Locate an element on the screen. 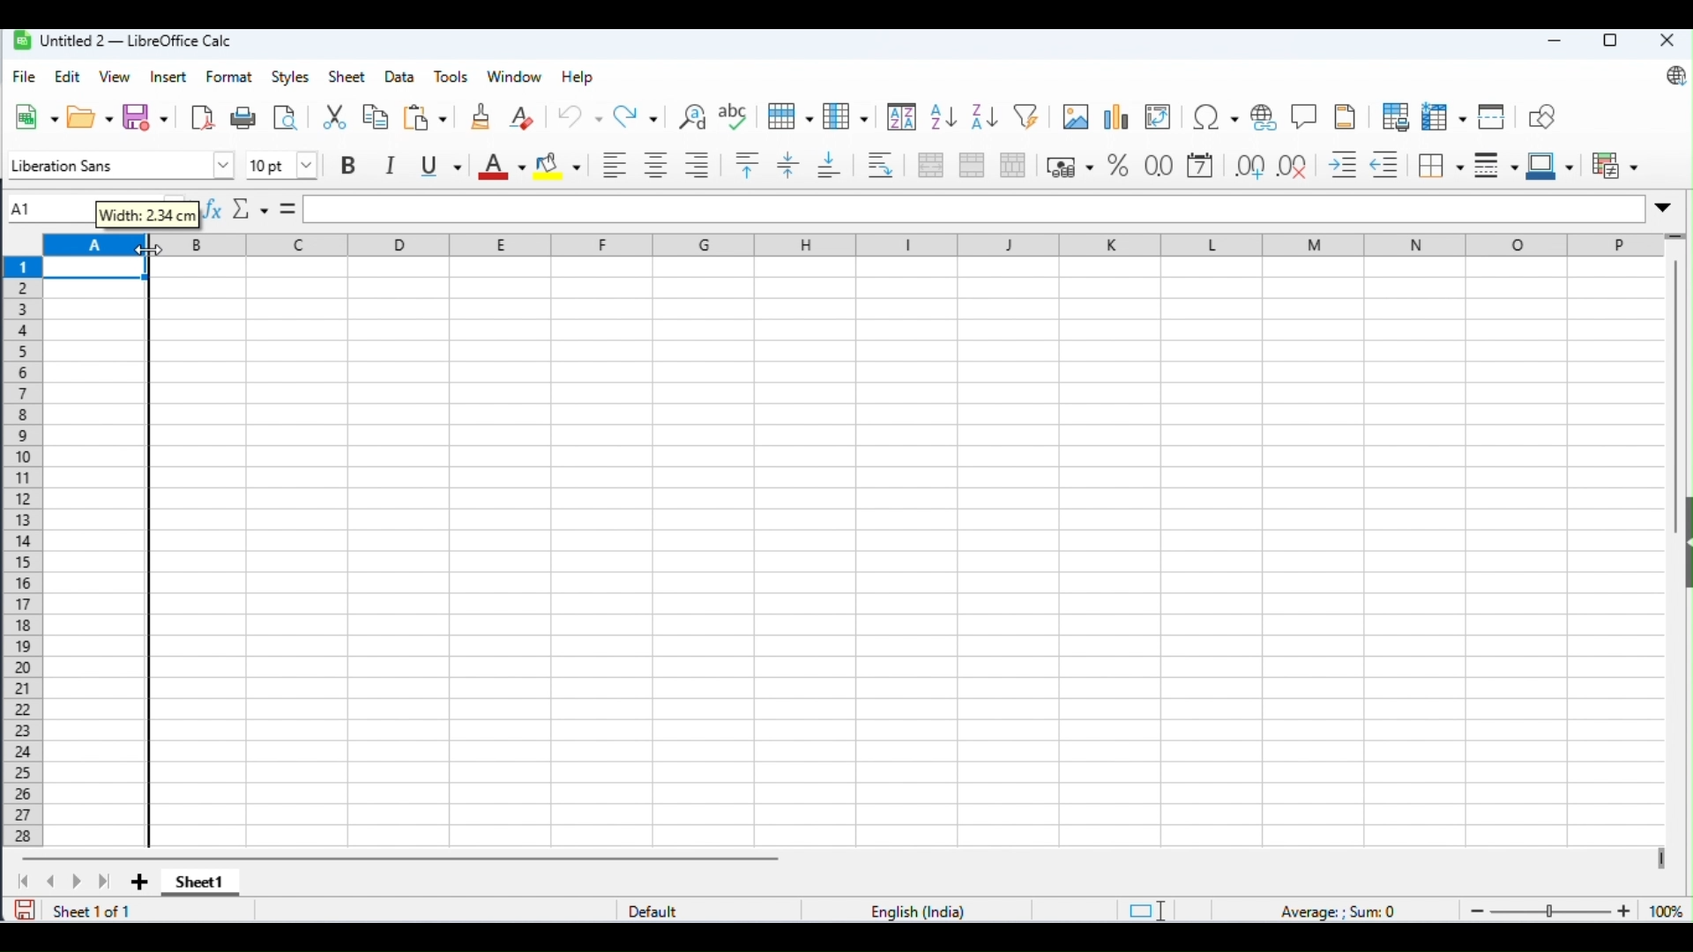 The width and height of the screenshot is (1693, 952). define print area is located at coordinates (1396, 115).